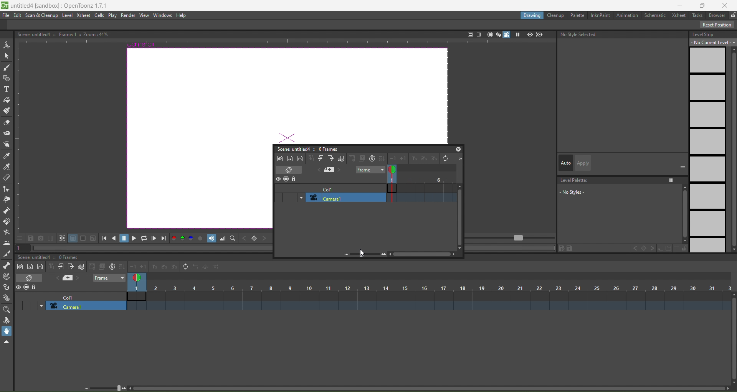 Image resolution: width=737 pixels, height=392 pixels. Describe the element at coordinates (478, 34) in the screenshot. I see `field guide` at that location.